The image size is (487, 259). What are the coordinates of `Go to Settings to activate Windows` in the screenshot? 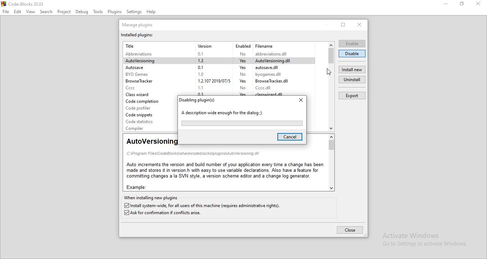 It's located at (421, 244).